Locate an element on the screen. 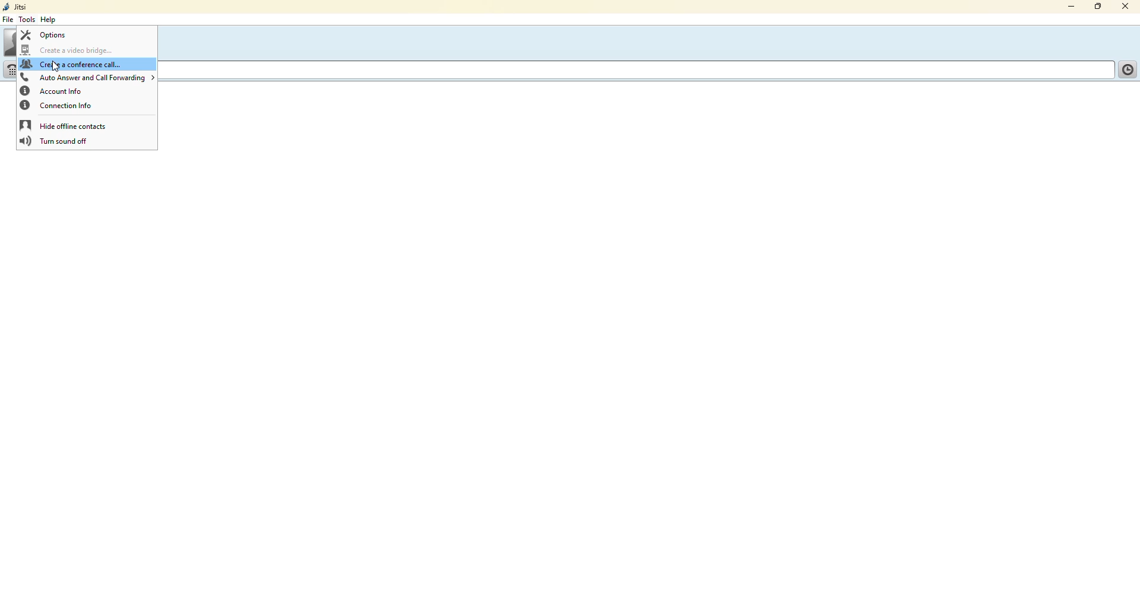 The height and width of the screenshot is (613, 1140). file is located at coordinates (8, 20).